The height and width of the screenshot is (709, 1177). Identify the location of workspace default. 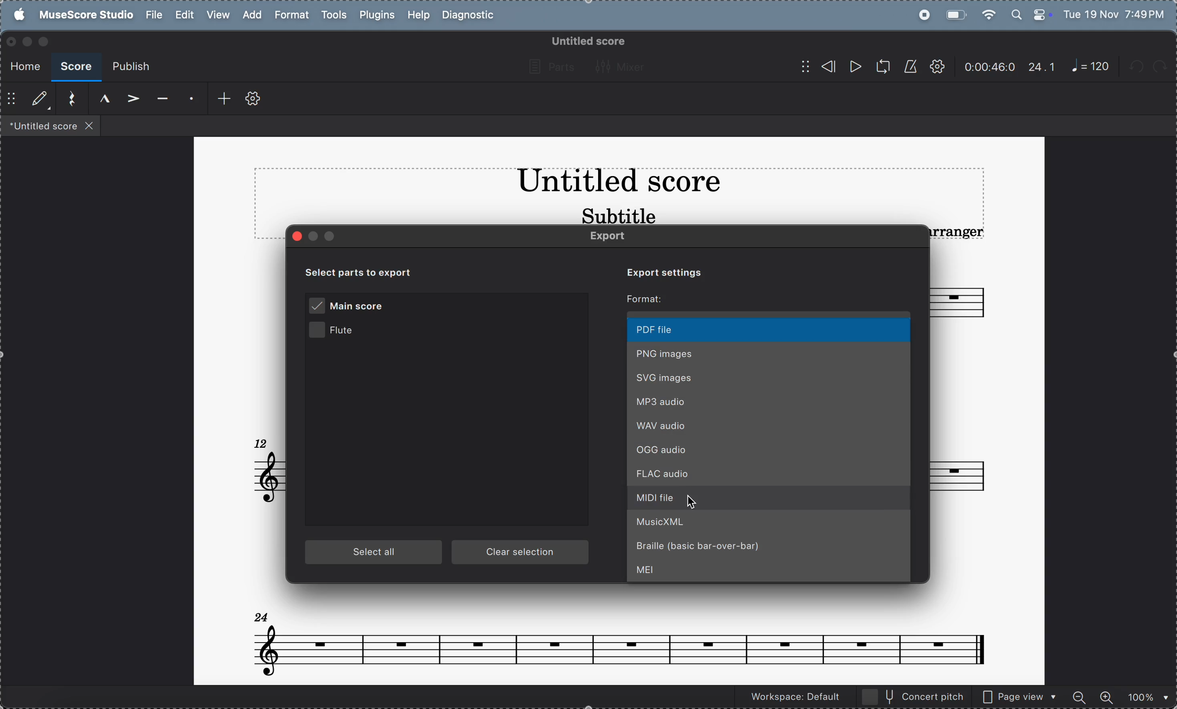
(792, 698).